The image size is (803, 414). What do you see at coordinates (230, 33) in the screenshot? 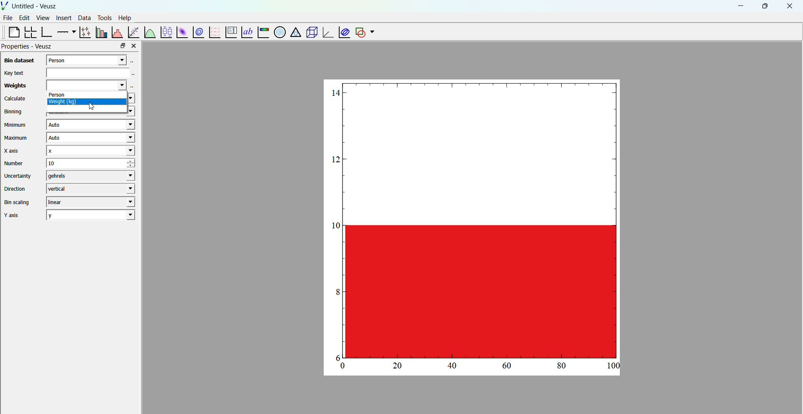
I see `plot key` at bounding box center [230, 33].